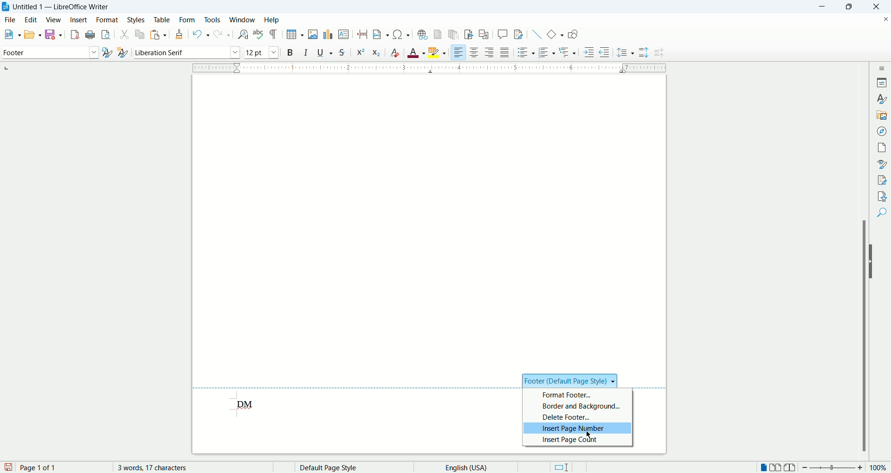 This screenshot has width=891, height=473. I want to click on single page view, so click(764, 468).